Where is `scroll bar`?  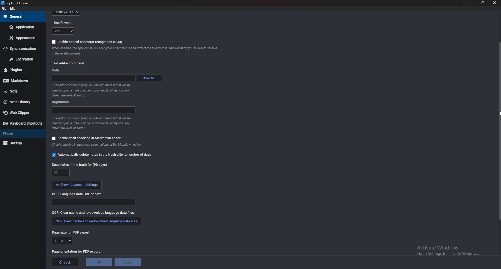
scroll bar is located at coordinates (499, 131).